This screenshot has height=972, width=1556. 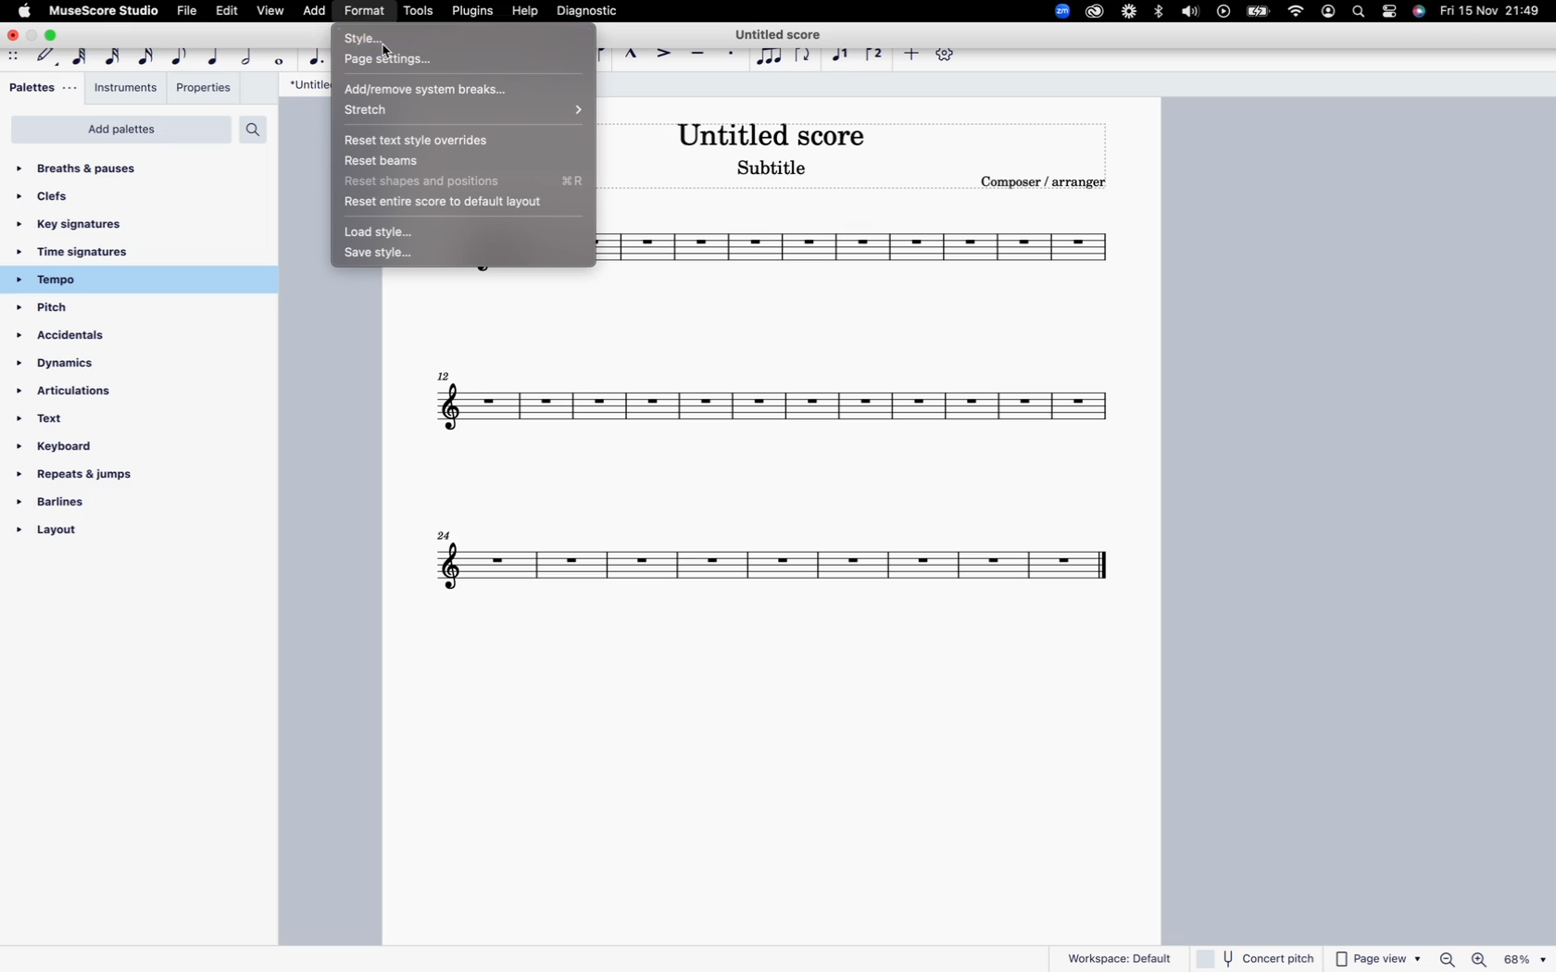 I want to click on voice 2, so click(x=876, y=54).